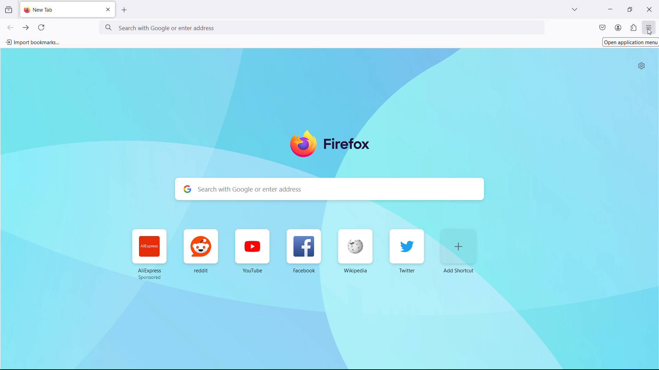  What do you see at coordinates (628, 10) in the screenshot?
I see `maximize` at bounding box center [628, 10].